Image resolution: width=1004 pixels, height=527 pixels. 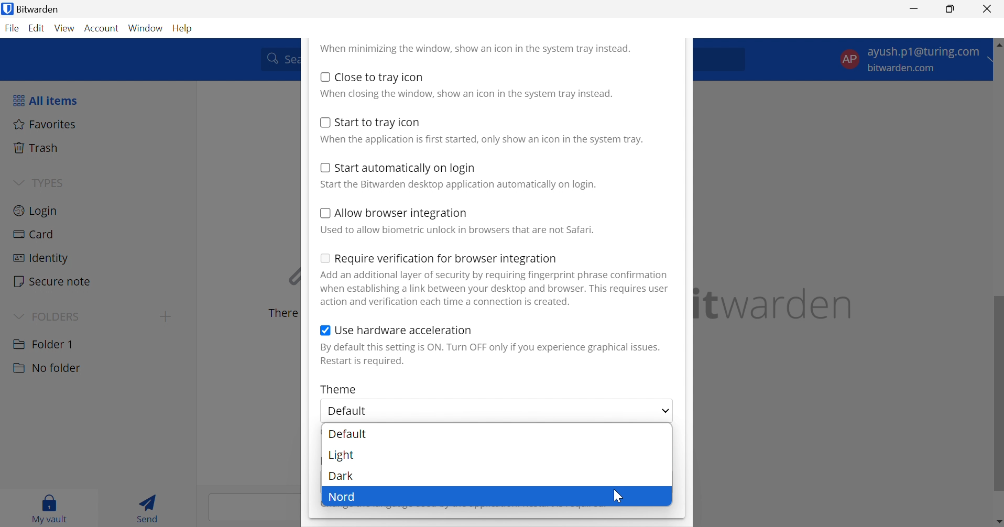 I want to click on FOLDERS, so click(x=59, y=315).